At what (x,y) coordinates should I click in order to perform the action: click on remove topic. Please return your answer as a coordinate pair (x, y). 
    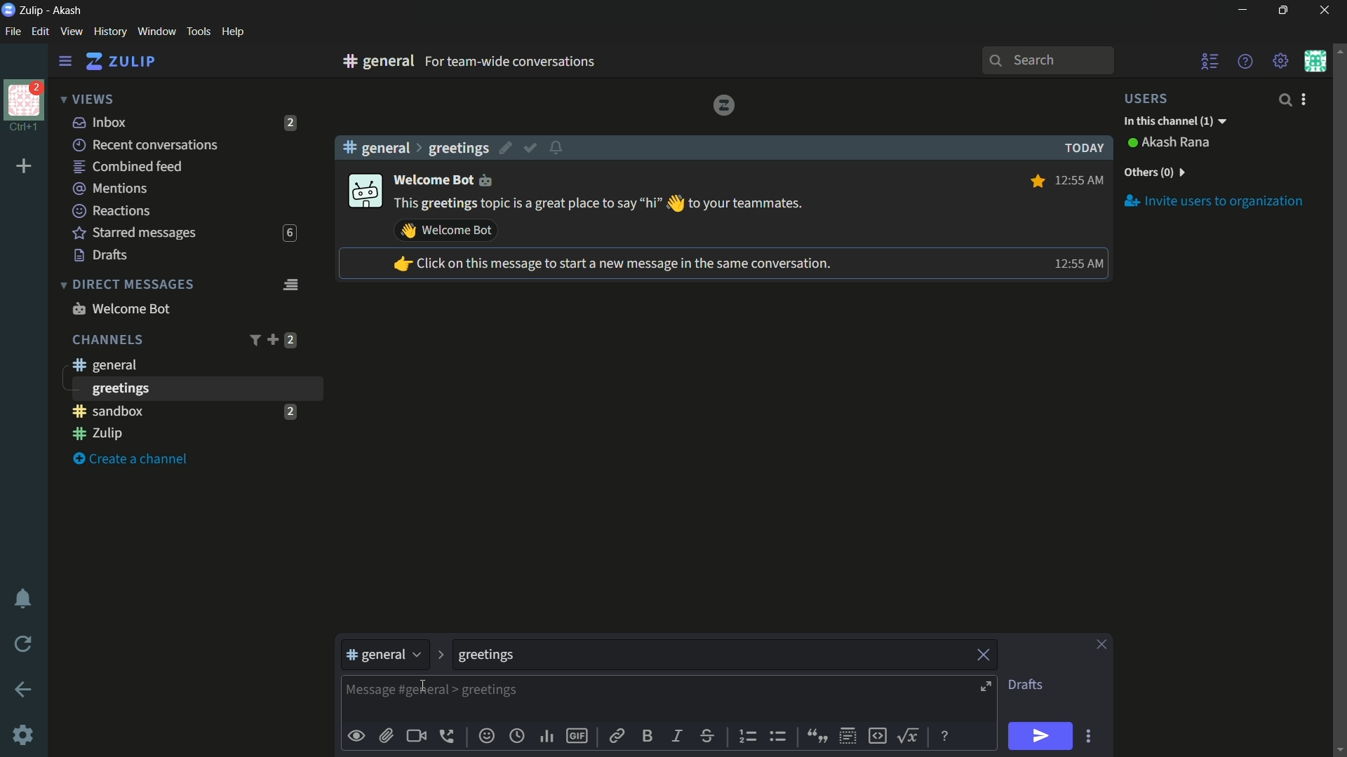
    Looking at the image, I should click on (986, 653).